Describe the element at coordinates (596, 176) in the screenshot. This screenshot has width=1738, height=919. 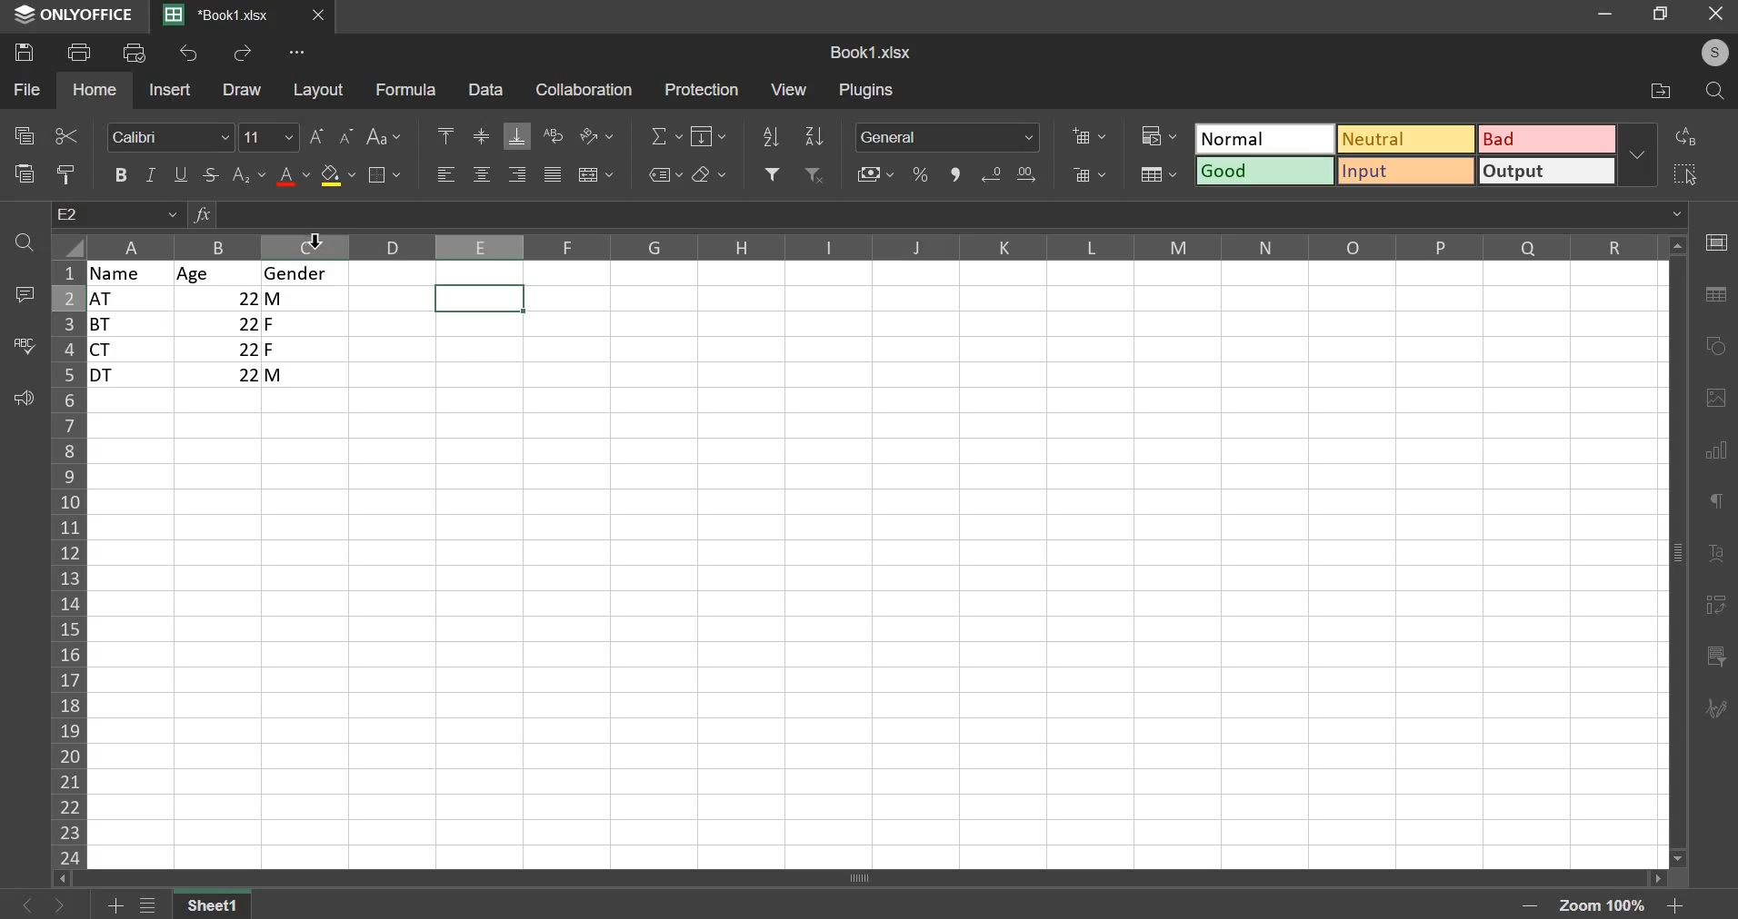
I see `merge and center` at that location.